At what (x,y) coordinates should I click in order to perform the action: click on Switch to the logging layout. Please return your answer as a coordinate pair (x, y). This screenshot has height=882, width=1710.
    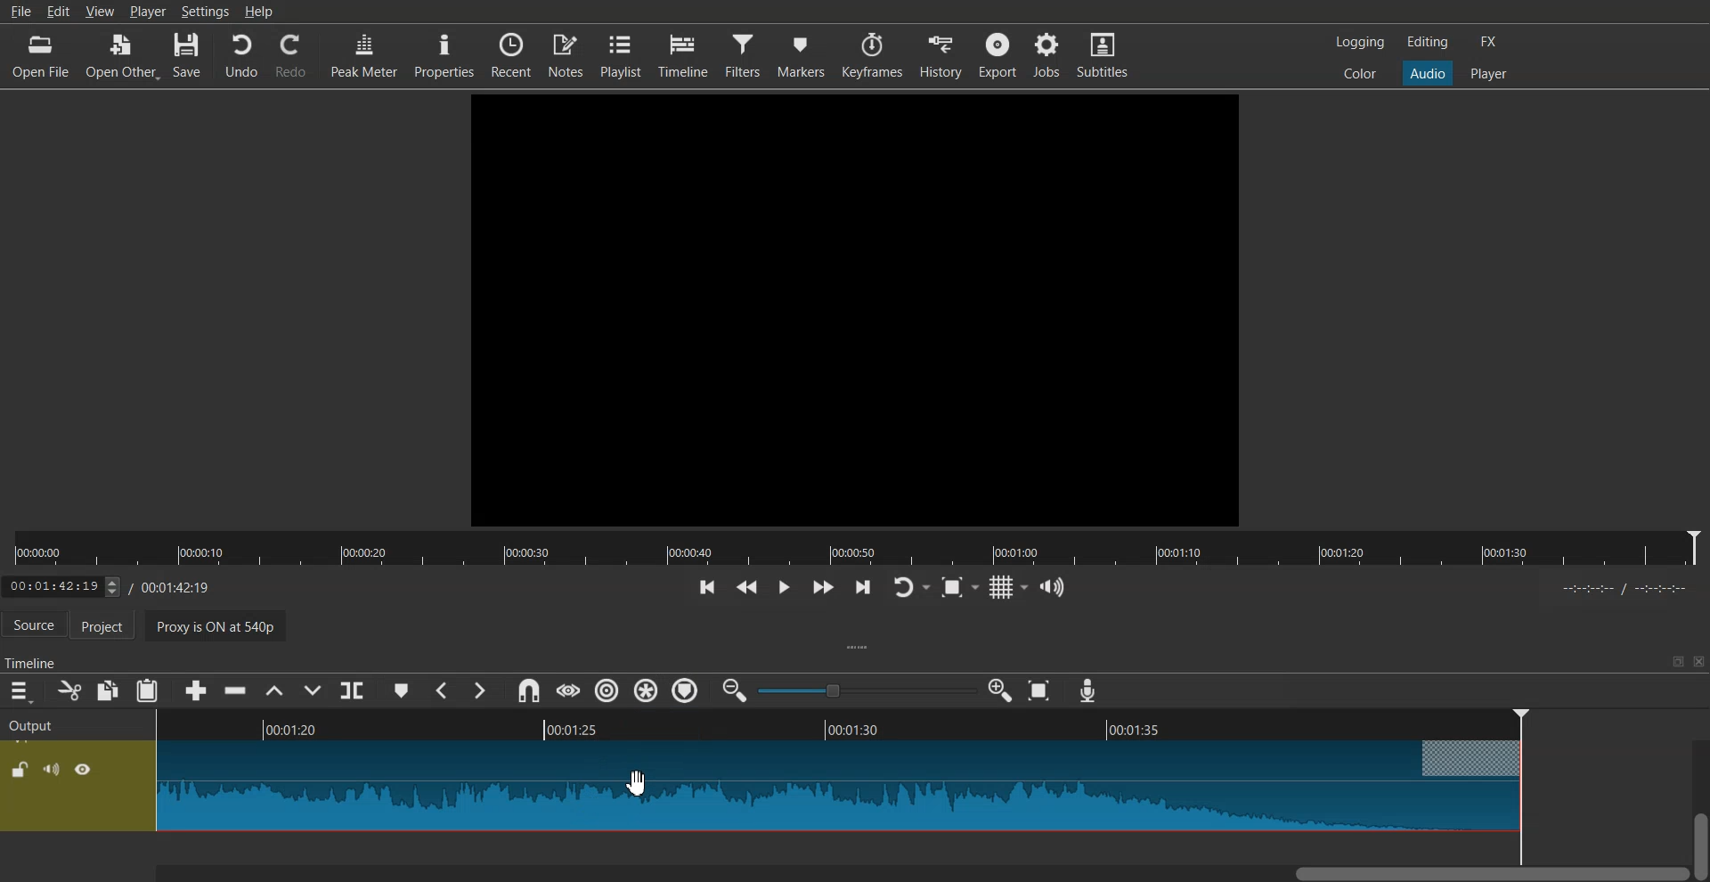
    Looking at the image, I should click on (1358, 42).